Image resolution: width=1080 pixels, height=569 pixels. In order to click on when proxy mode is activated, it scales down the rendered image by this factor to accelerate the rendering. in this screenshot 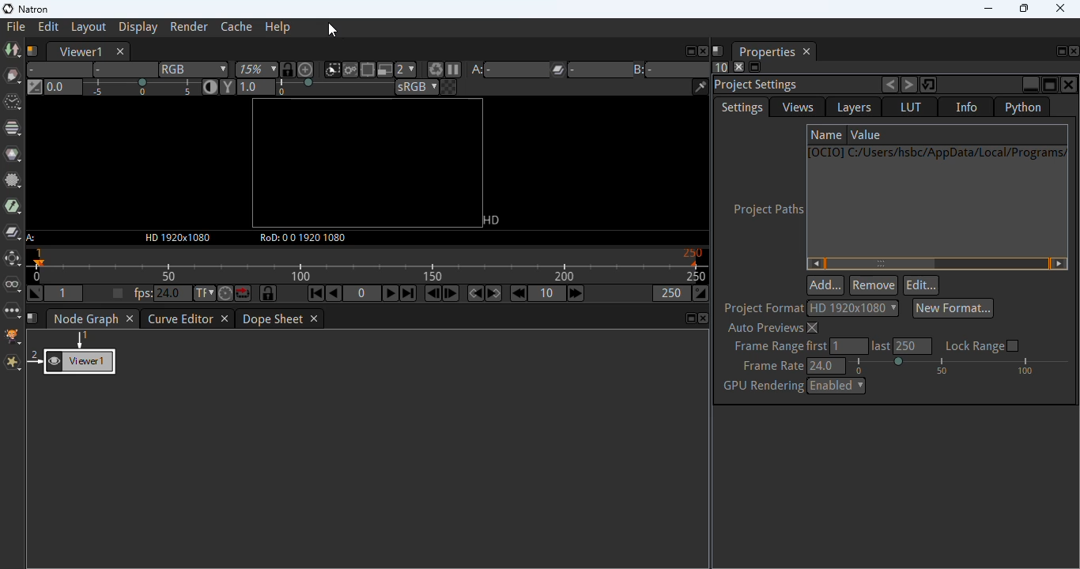, I will do `click(406, 69)`.